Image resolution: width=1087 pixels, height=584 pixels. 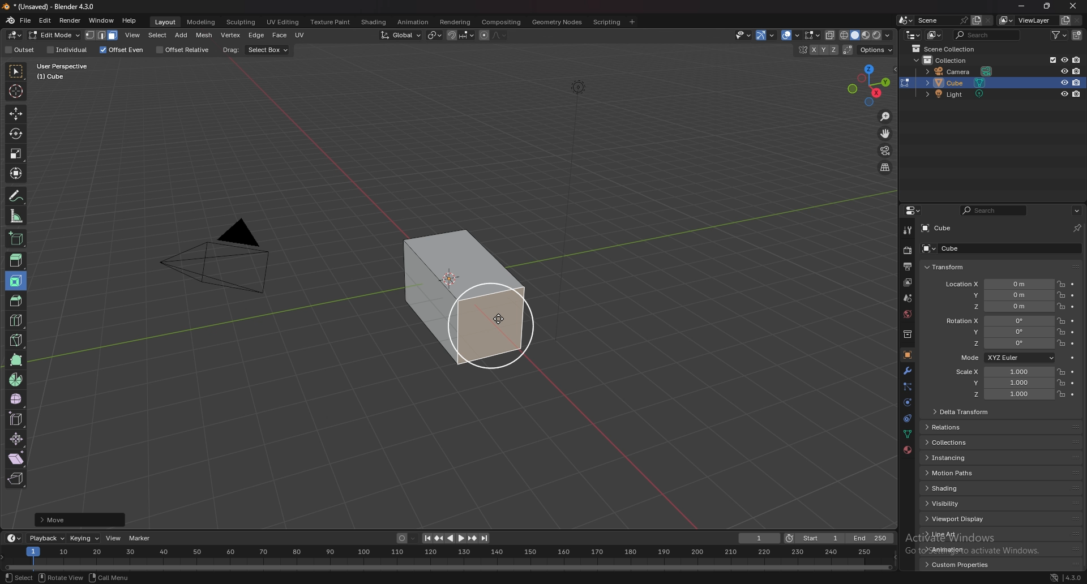 What do you see at coordinates (439, 539) in the screenshot?
I see `jump to keyframe` at bounding box center [439, 539].